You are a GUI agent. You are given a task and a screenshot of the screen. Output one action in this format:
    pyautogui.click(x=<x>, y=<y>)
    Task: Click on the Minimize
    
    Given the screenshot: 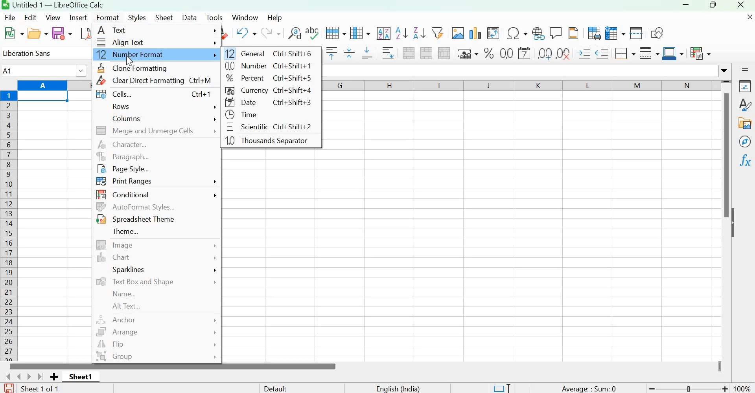 What is the action you would take?
    pyautogui.click(x=685, y=6)
    